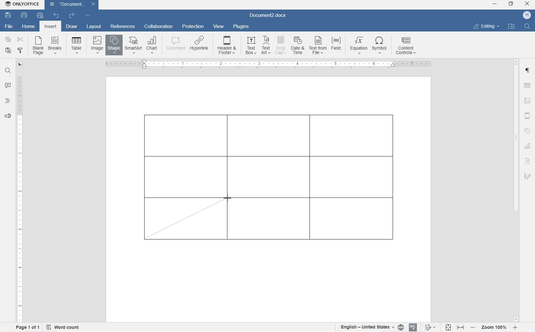 Image resolution: width=535 pixels, height=332 pixels. Describe the element at coordinates (27, 327) in the screenshot. I see `page 1 of 1` at that location.